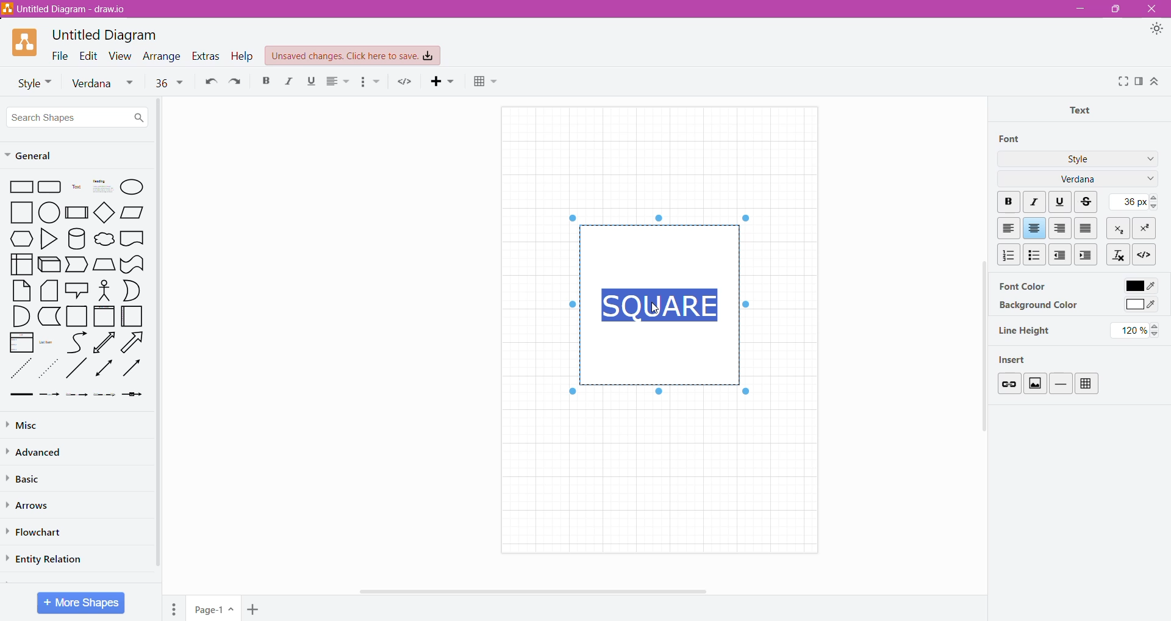 Image resolution: width=1171 pixels, height=621 pixels. What do you see at coordinates (1008, 383) in the screenshot?
I see `Link` at bounding box center [1008, 383].